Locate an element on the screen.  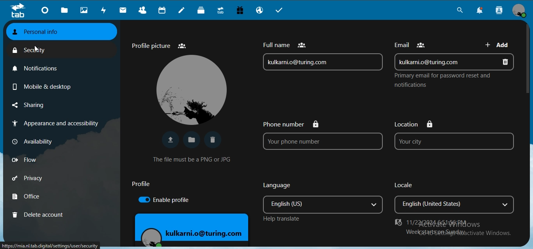
web address is located at coordinates (51, 246).